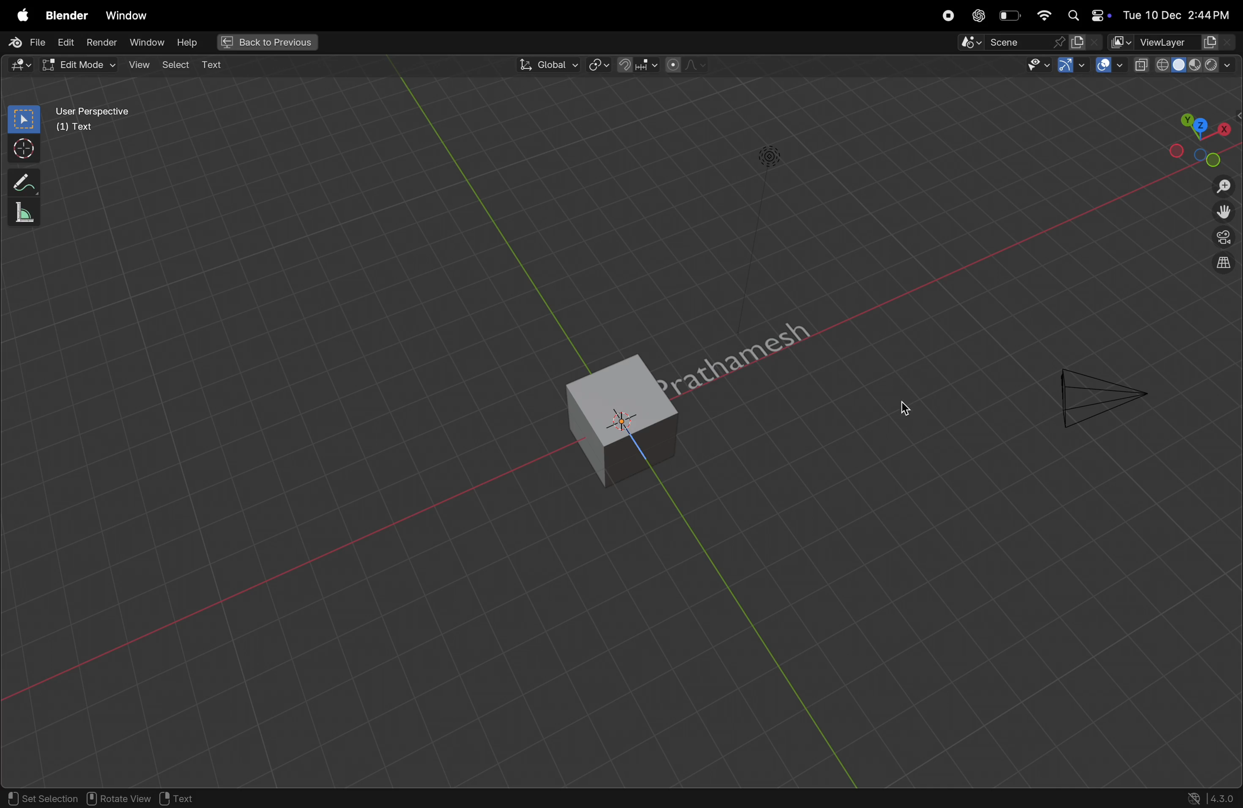  What do you see at coordinates (83, 65) in the screenshot?
I see `object mode` at bounding box center [83, 65].